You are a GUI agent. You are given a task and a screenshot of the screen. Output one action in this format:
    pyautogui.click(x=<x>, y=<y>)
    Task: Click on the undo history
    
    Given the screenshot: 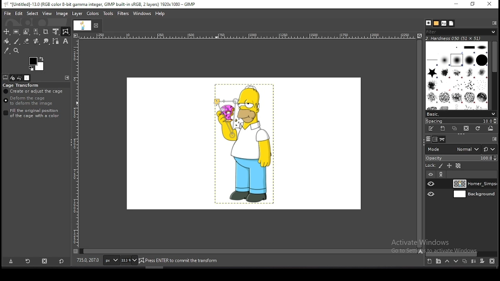 What is the action you would take?
    pyautogui.click(x=20, y=78)
    